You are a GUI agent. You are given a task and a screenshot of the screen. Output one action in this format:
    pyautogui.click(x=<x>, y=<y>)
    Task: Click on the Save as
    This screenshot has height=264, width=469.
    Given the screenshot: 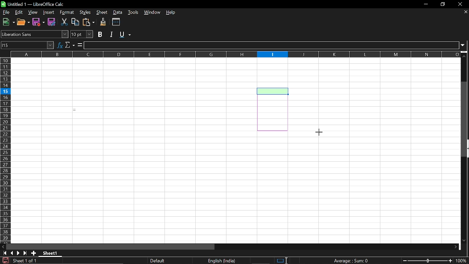 What is the action you would take?
    pyautogui.click(x=38, y=22)
    